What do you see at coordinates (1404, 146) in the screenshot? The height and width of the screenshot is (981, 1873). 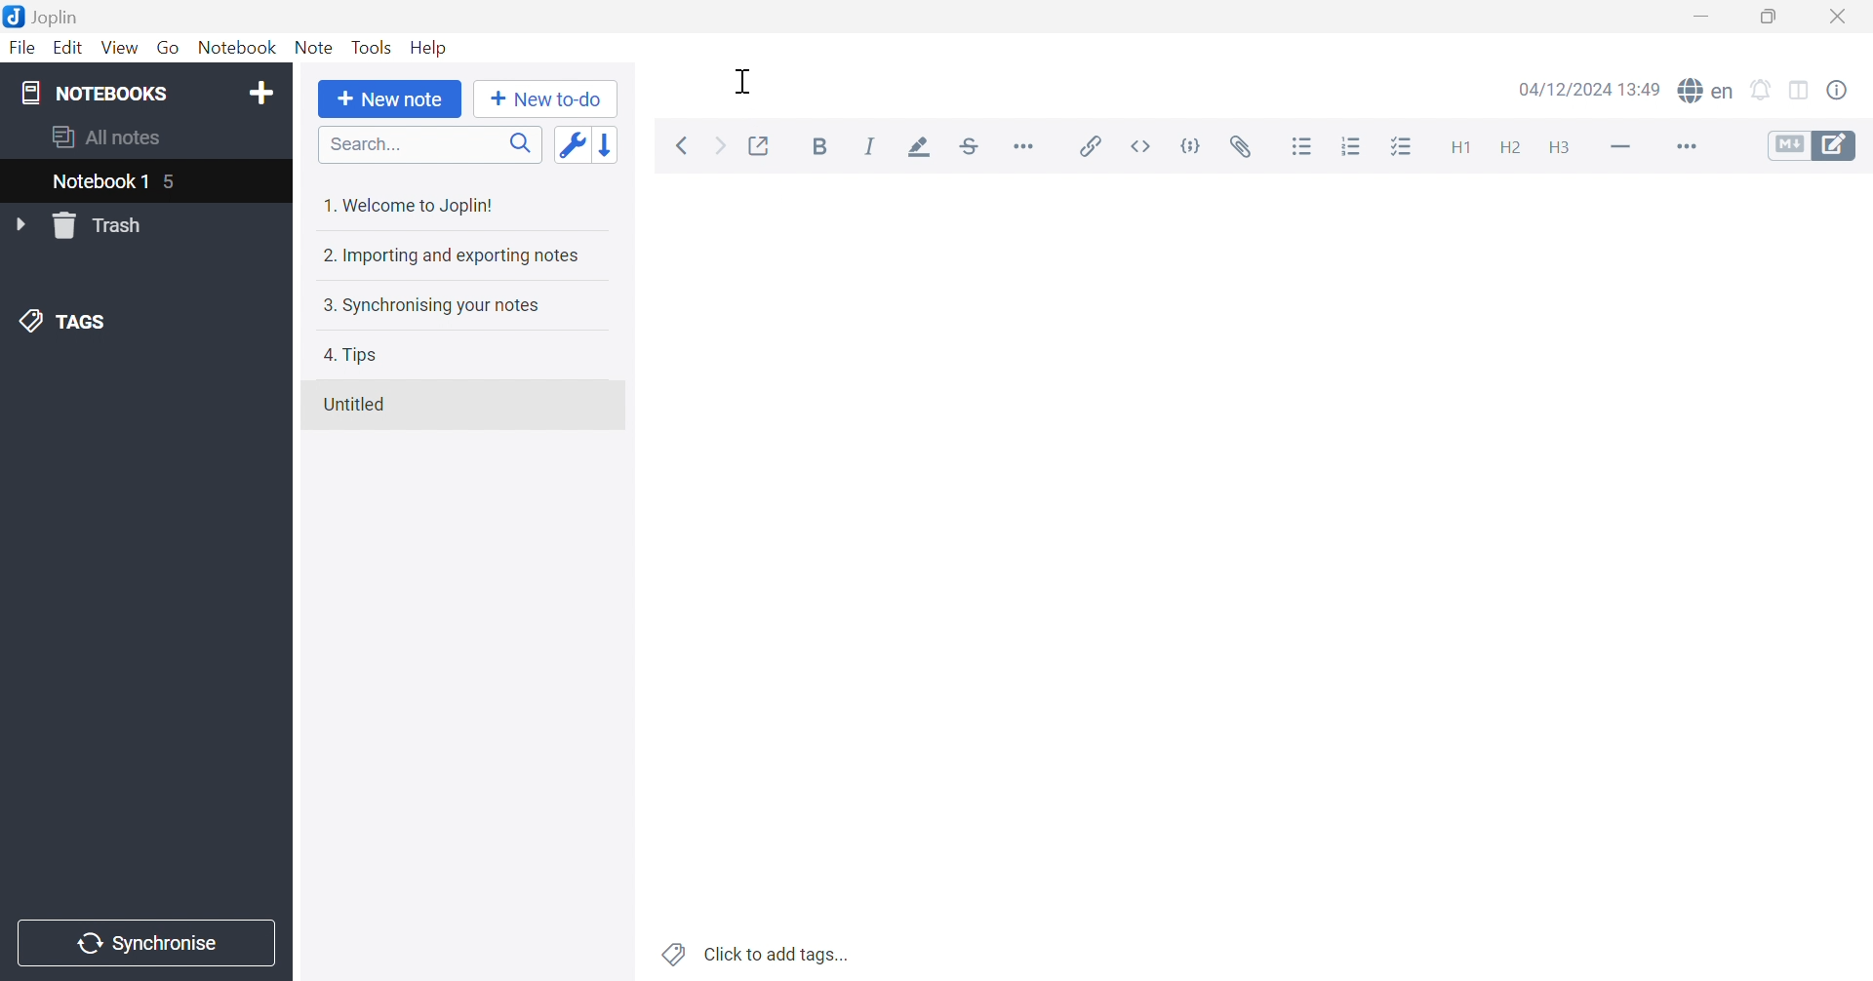 I see `Checkbox list` at bounding box center [1404, 146].